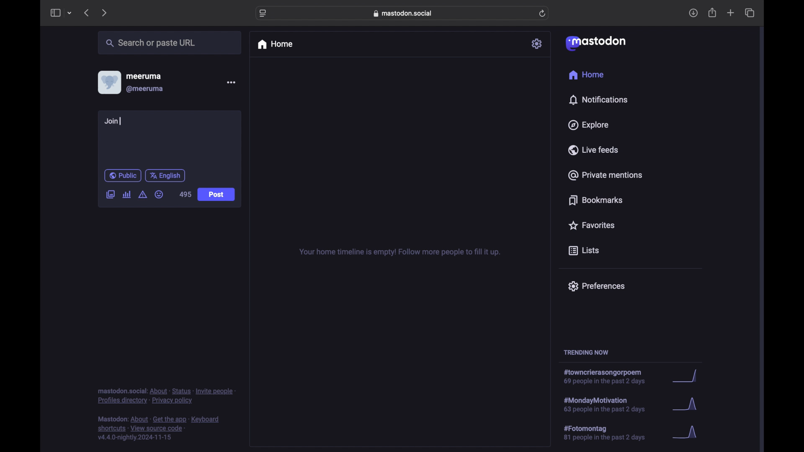 This screenshot has width=804, height=452. What do you see at coordinates (610, 404) in the screenshot?
I see `hashtag trend` at bounding box center [610, 404].